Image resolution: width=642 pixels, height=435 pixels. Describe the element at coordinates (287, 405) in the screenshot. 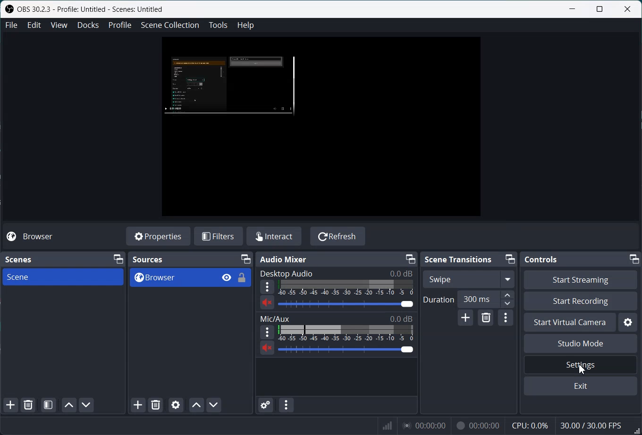

I see `Audio mixer menu` at that location.